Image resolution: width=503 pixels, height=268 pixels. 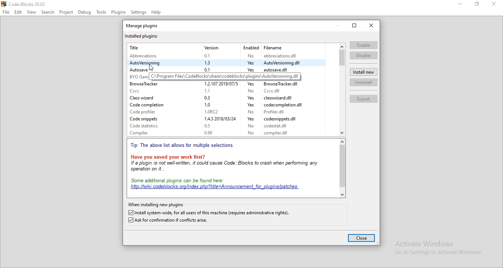 What do you see at coordinates (147, 56) in the screenshot?
I see `Abbreviations` at bounding box center [147, 56].